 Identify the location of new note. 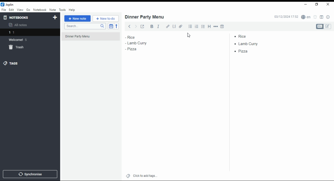
(77, 19).